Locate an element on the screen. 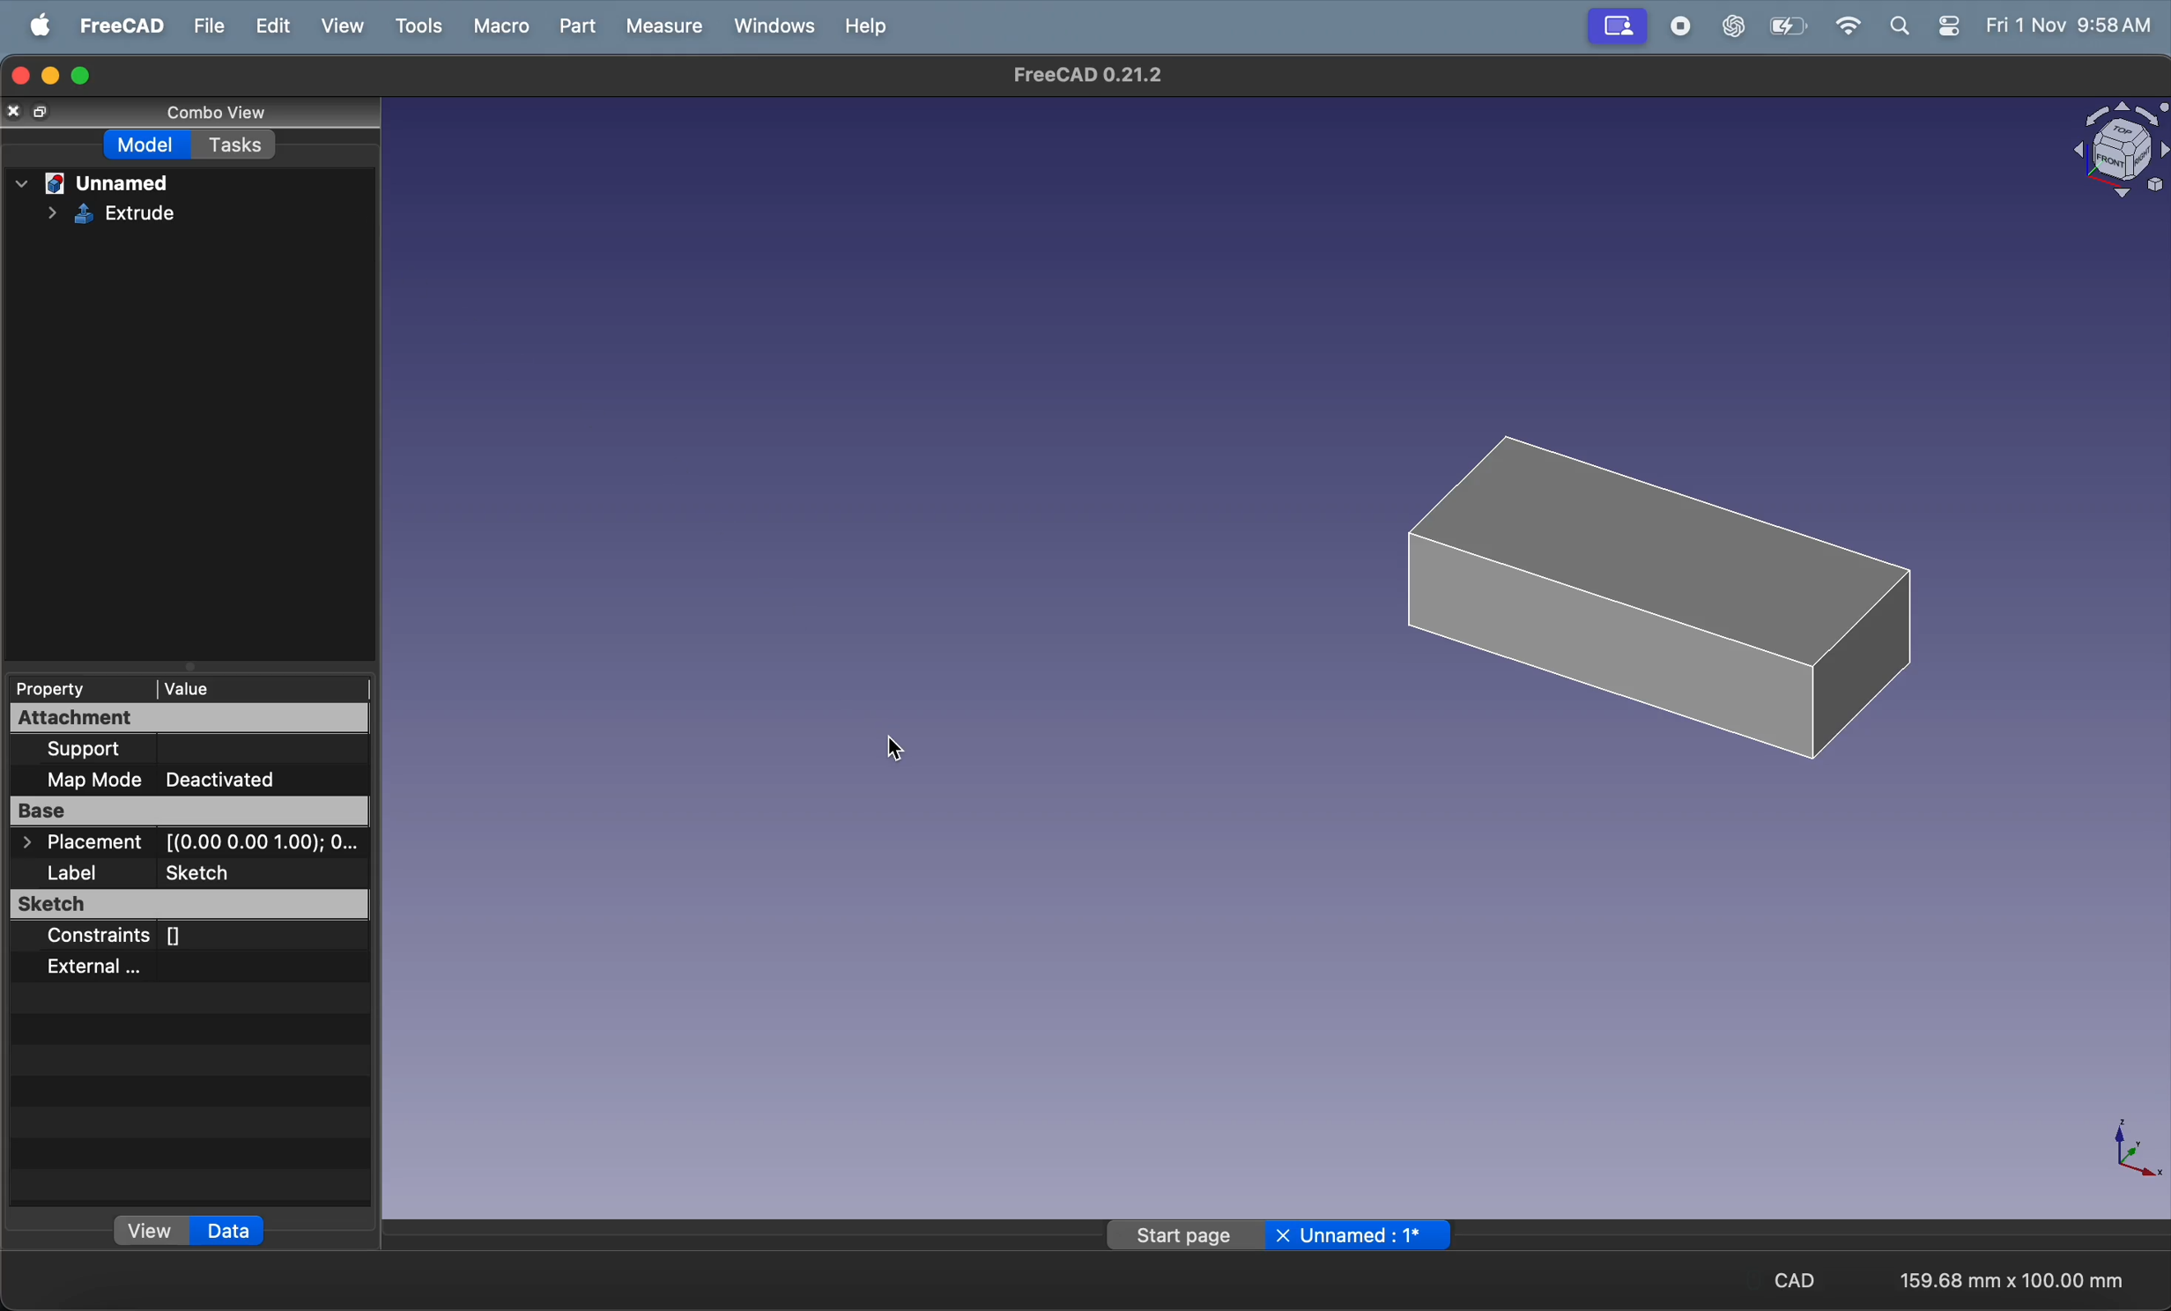 This screenshot has height=1311, width=2171. cursor is located at coordinates (907, 751).